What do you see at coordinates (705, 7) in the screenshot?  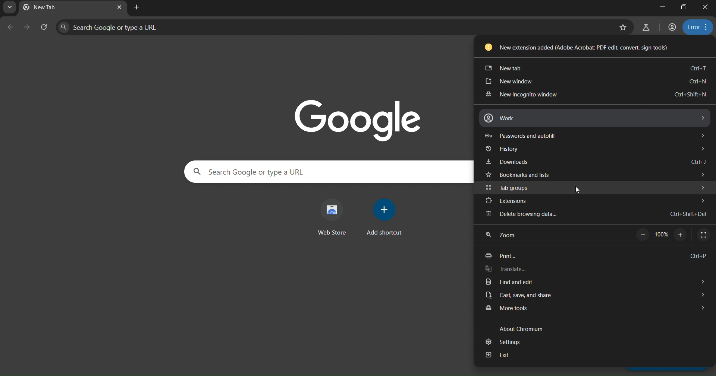 I see `close` at bounding box center [705, 7].